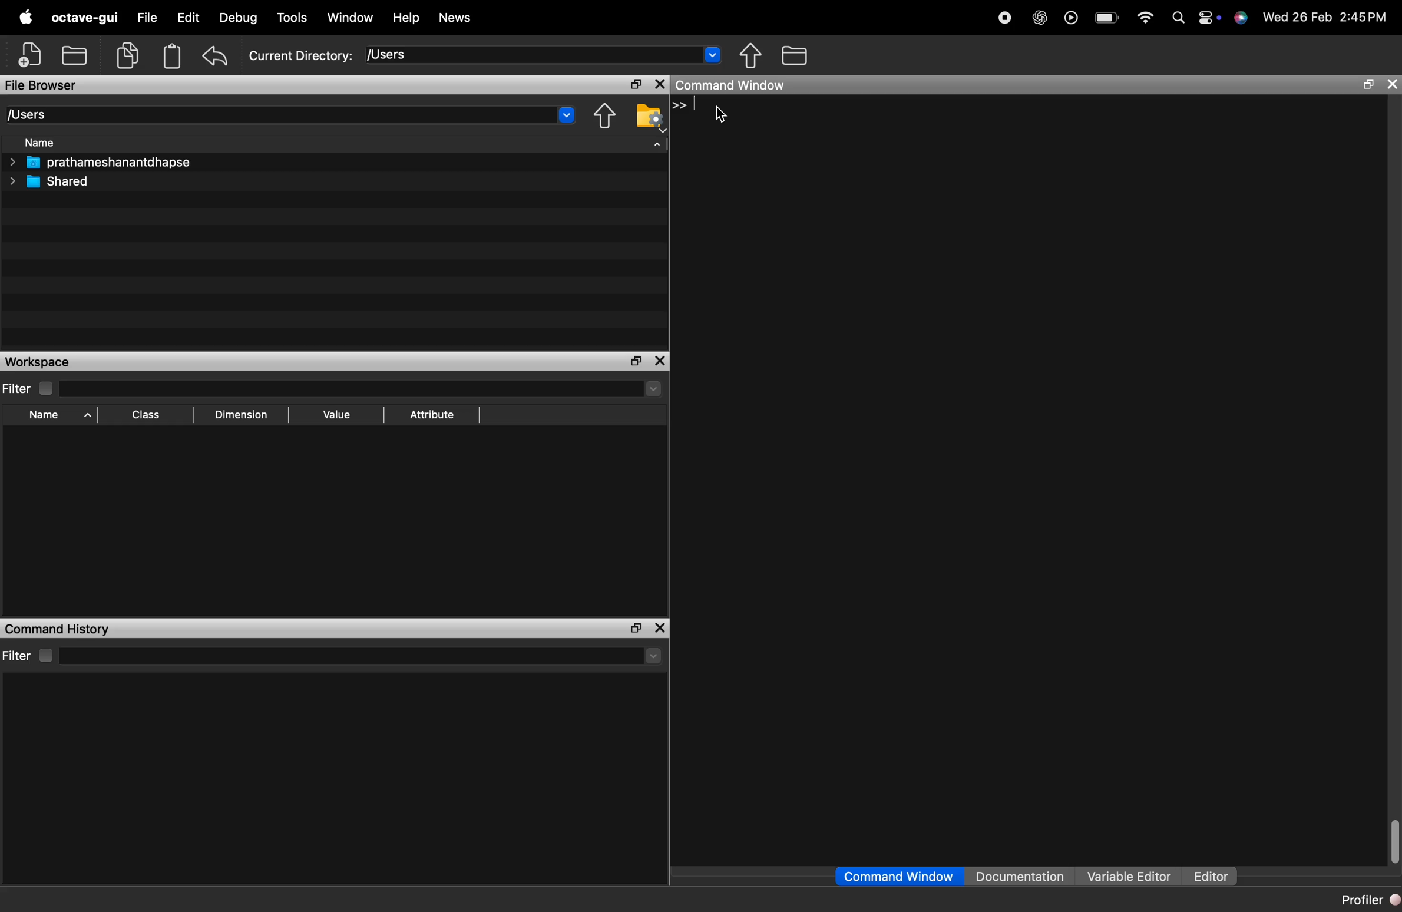 This screenshot has width=1402, height=912. What do you see at coordinates (631, 361) in the screenshot?
I see `maximise` at bounding box center [631, 361].